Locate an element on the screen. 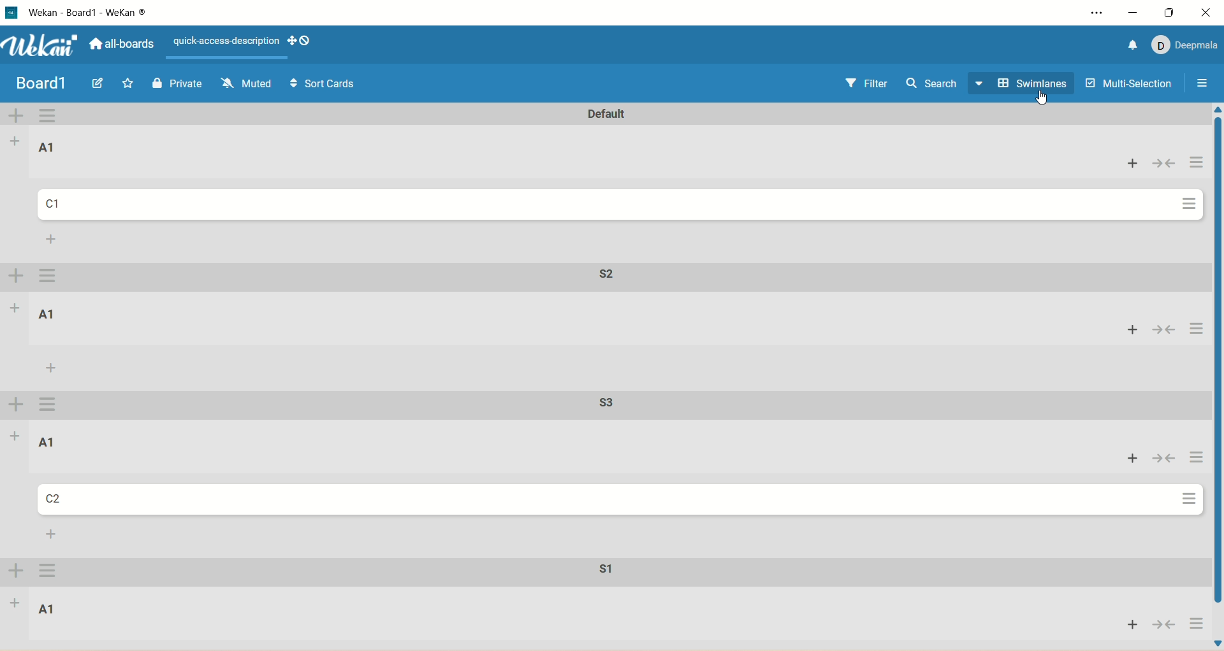 Image resolution: width=1224 pixels, height=651 pixels. open/close sidebar is located at coordinates (1203, 85).